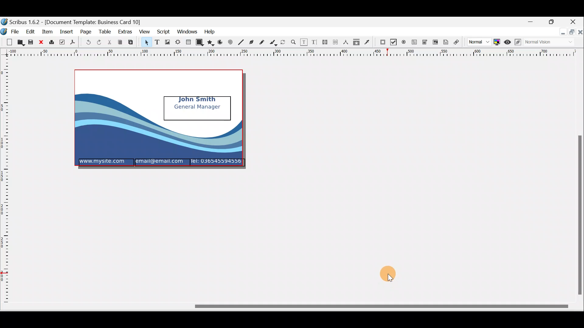  I want to click on Close, so click(576, 21).